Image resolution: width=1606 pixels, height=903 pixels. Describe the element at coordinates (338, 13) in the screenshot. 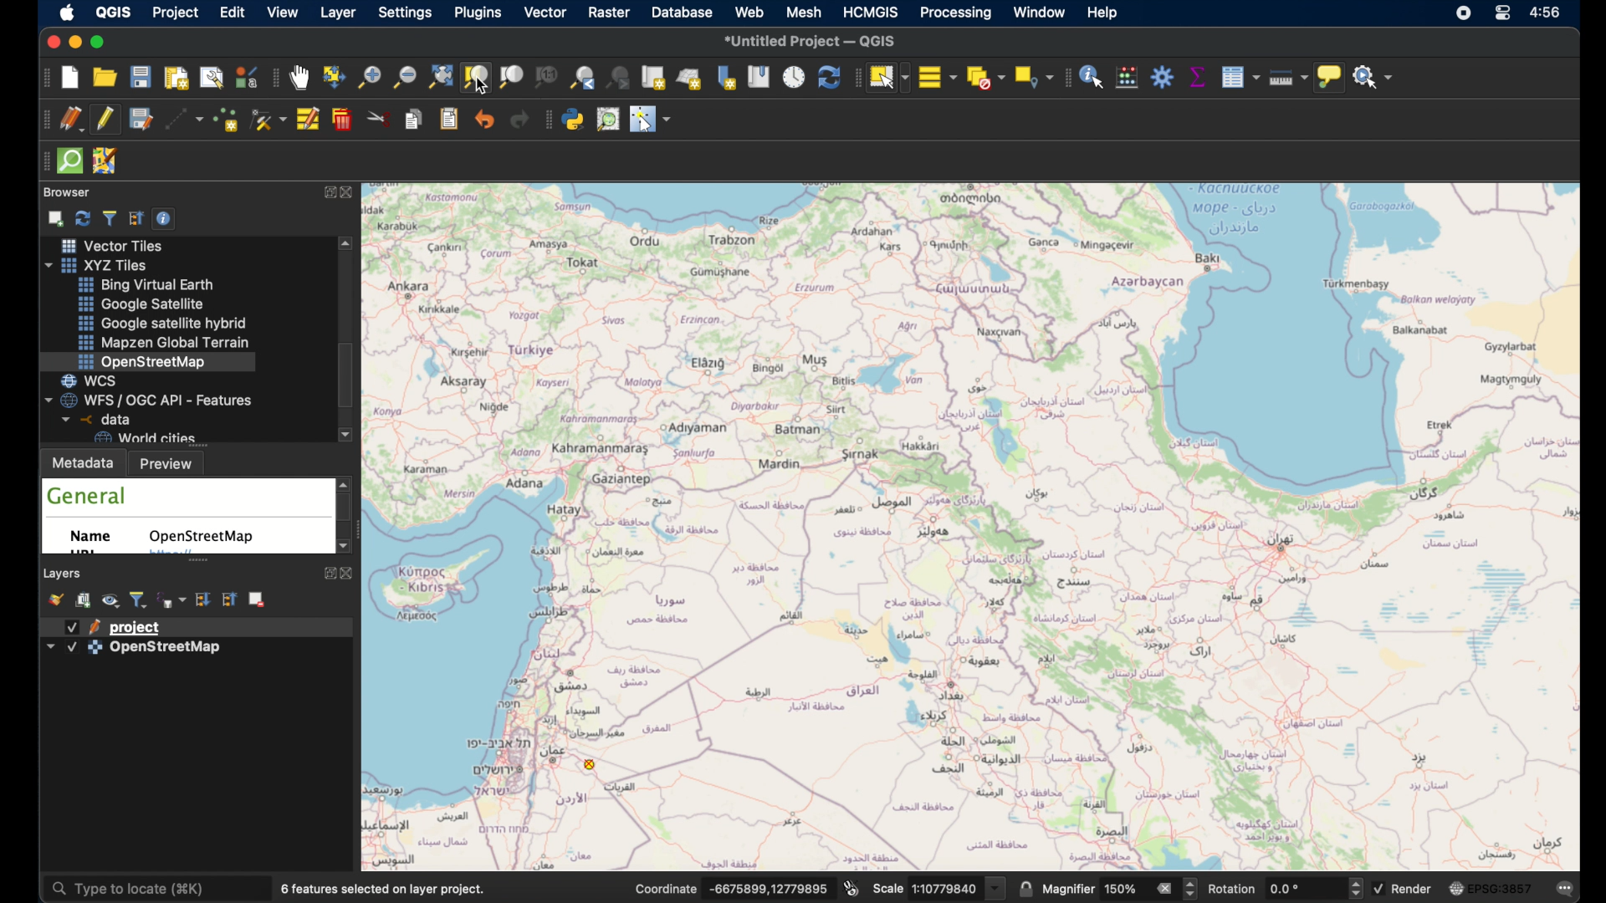

I see `layer` at that location.